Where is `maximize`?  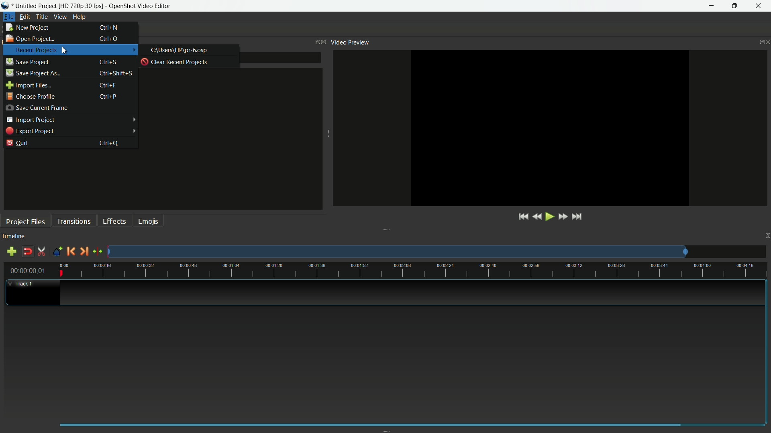
maximize is located at coordinates (735, 6).